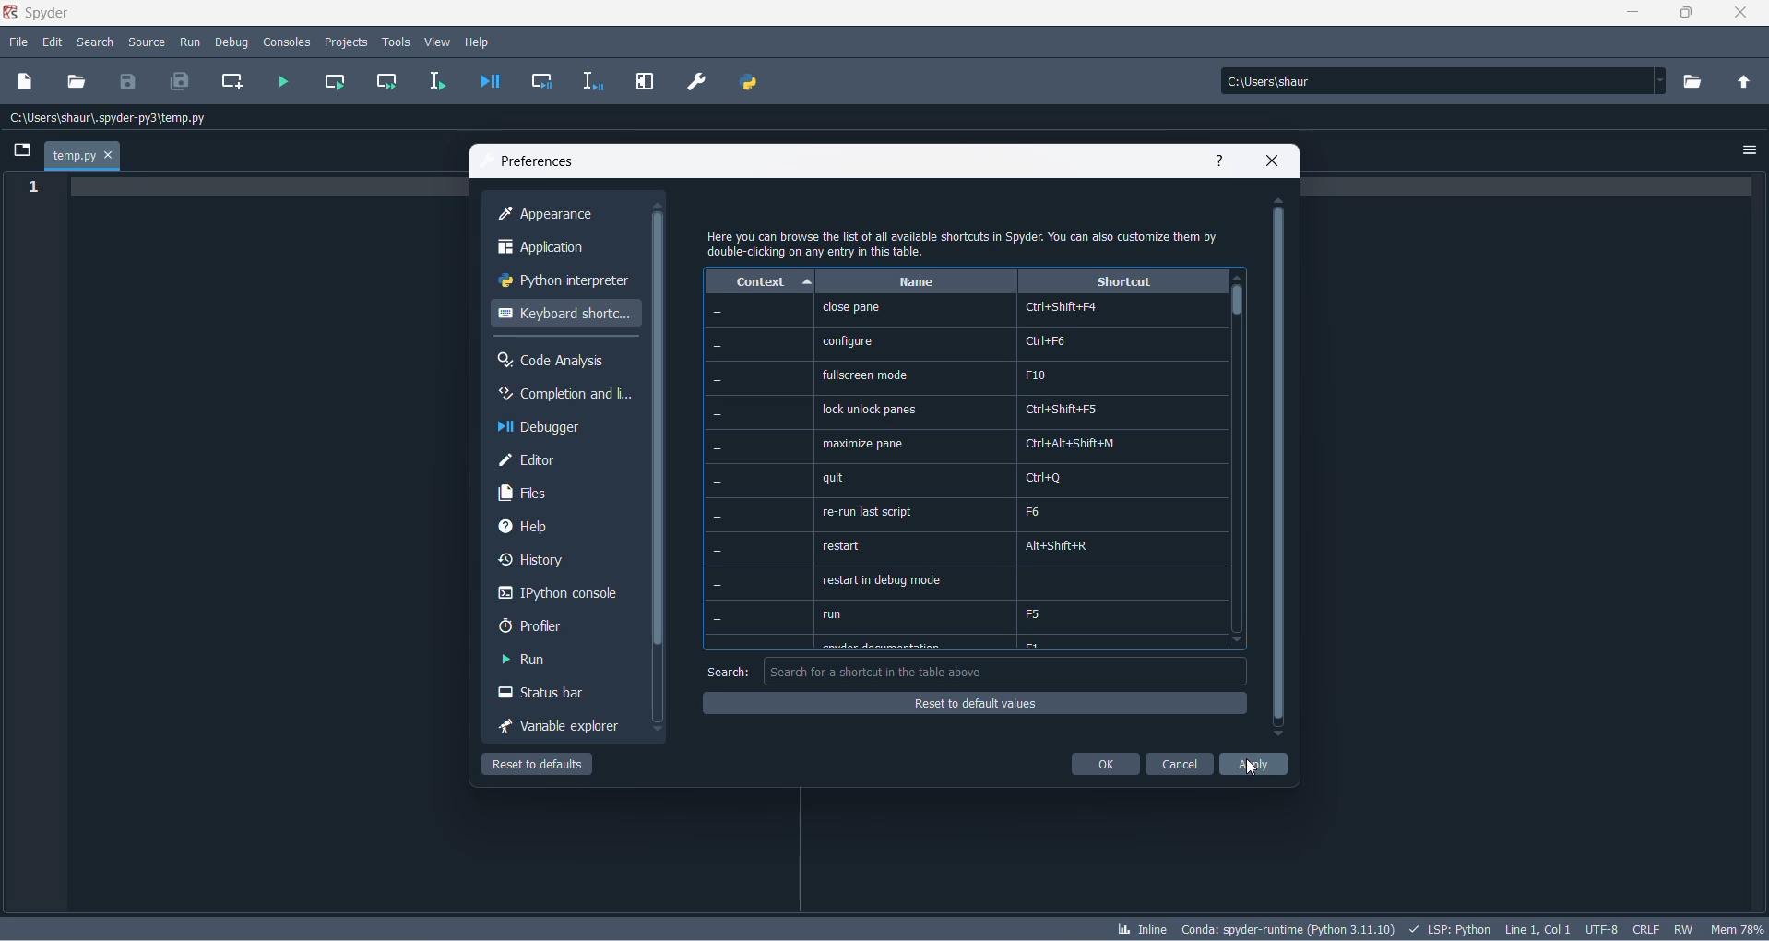 This screenshot has height=941, width=1769. I want to click on -, so click(719, 551).